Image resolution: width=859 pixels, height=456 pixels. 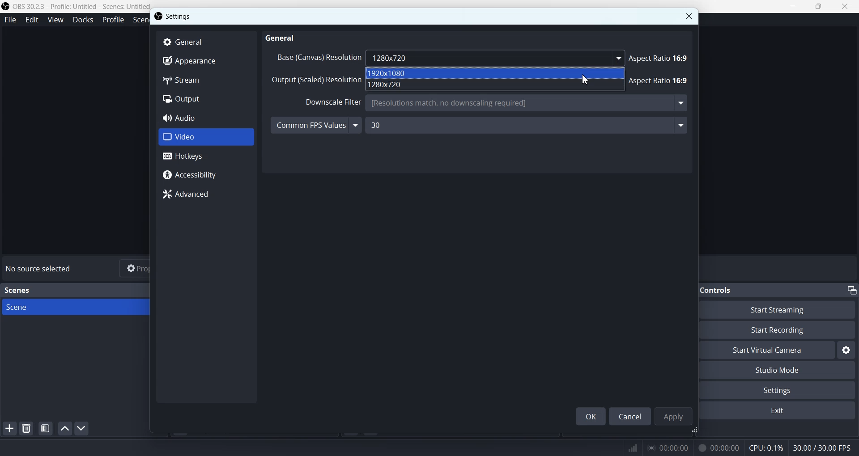 I want to click on Base (canvas) Resolution, so click(x=497, y=57).